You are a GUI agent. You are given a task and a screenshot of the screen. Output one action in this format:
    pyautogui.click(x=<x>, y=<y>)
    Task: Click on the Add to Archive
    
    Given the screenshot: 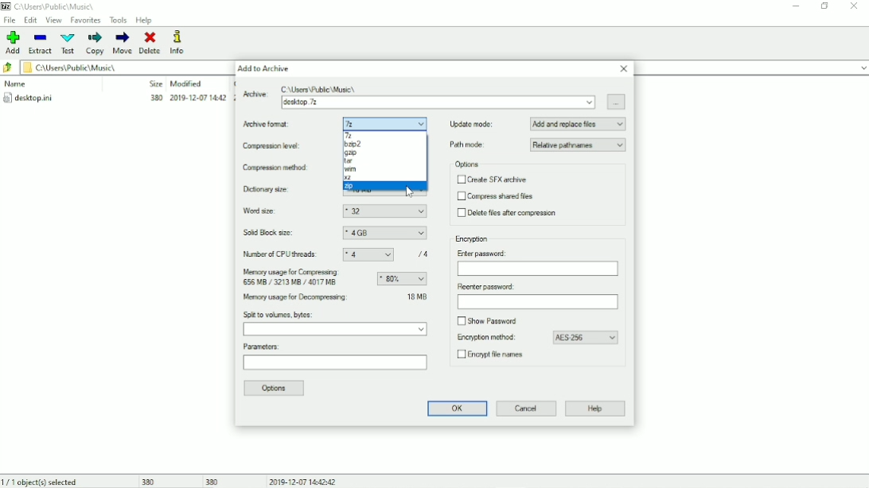 What is the action you would take?
    pyautogui.click(x=263, y=68)
    